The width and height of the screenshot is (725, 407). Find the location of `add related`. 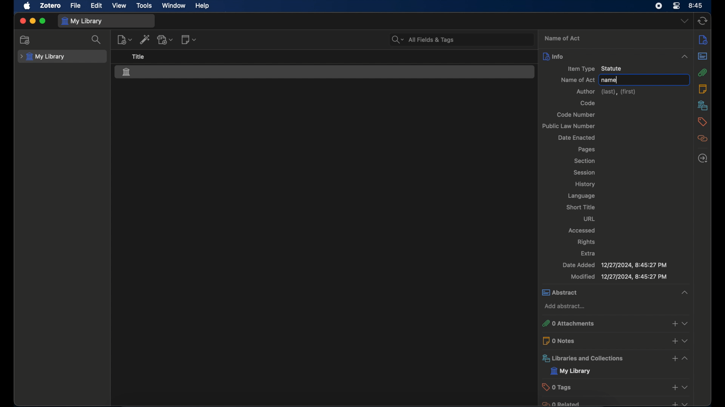

add related is located at coordinates (674, 404).